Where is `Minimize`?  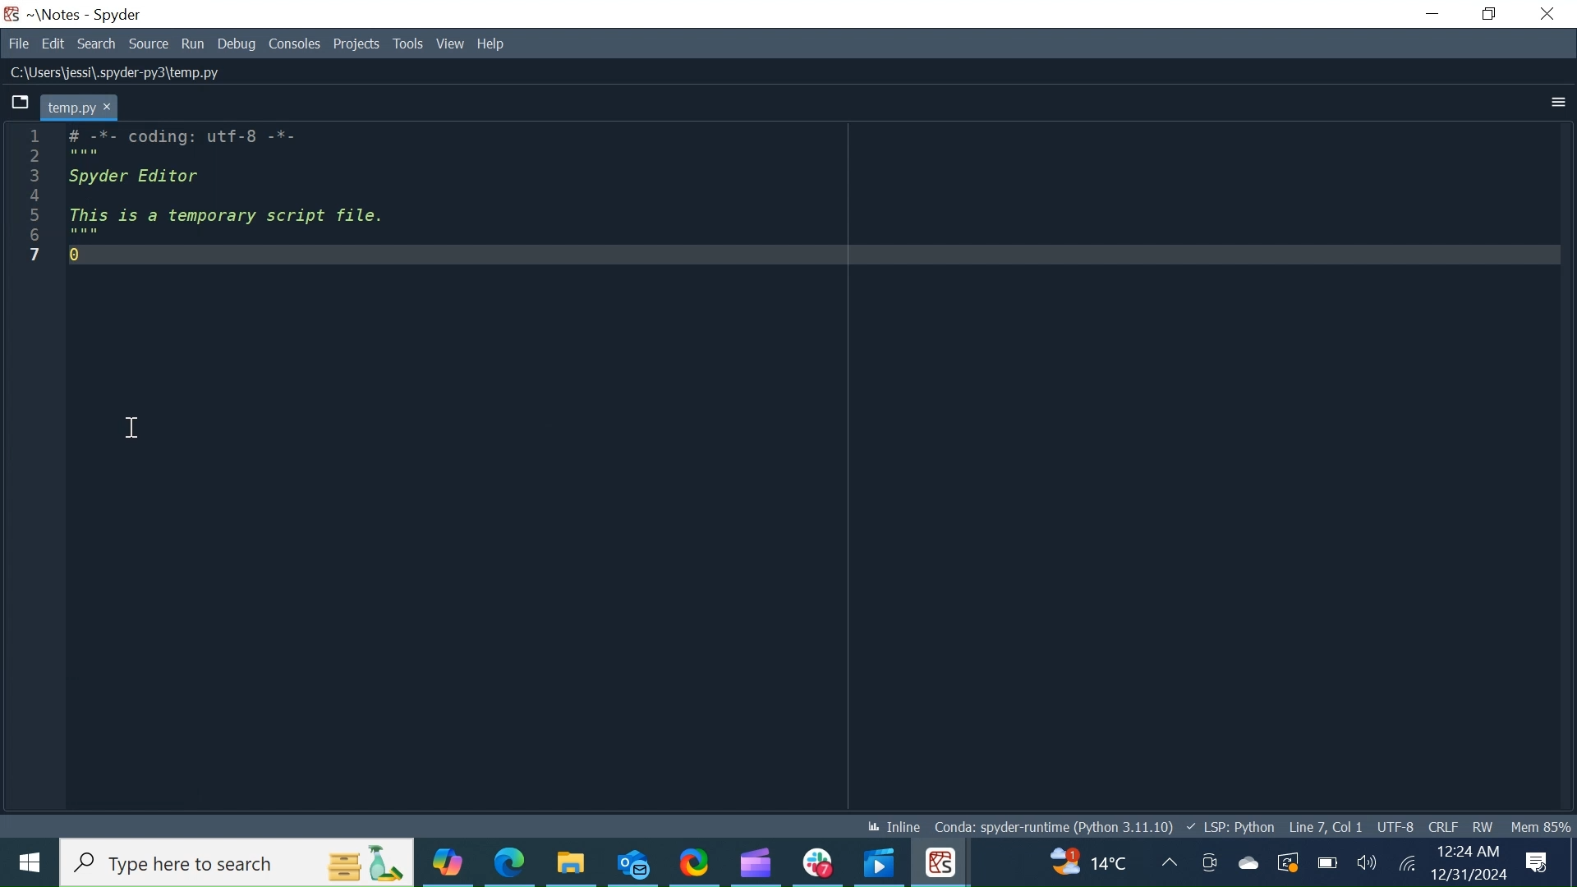 Minimize is located at coordinates (1434, 14).